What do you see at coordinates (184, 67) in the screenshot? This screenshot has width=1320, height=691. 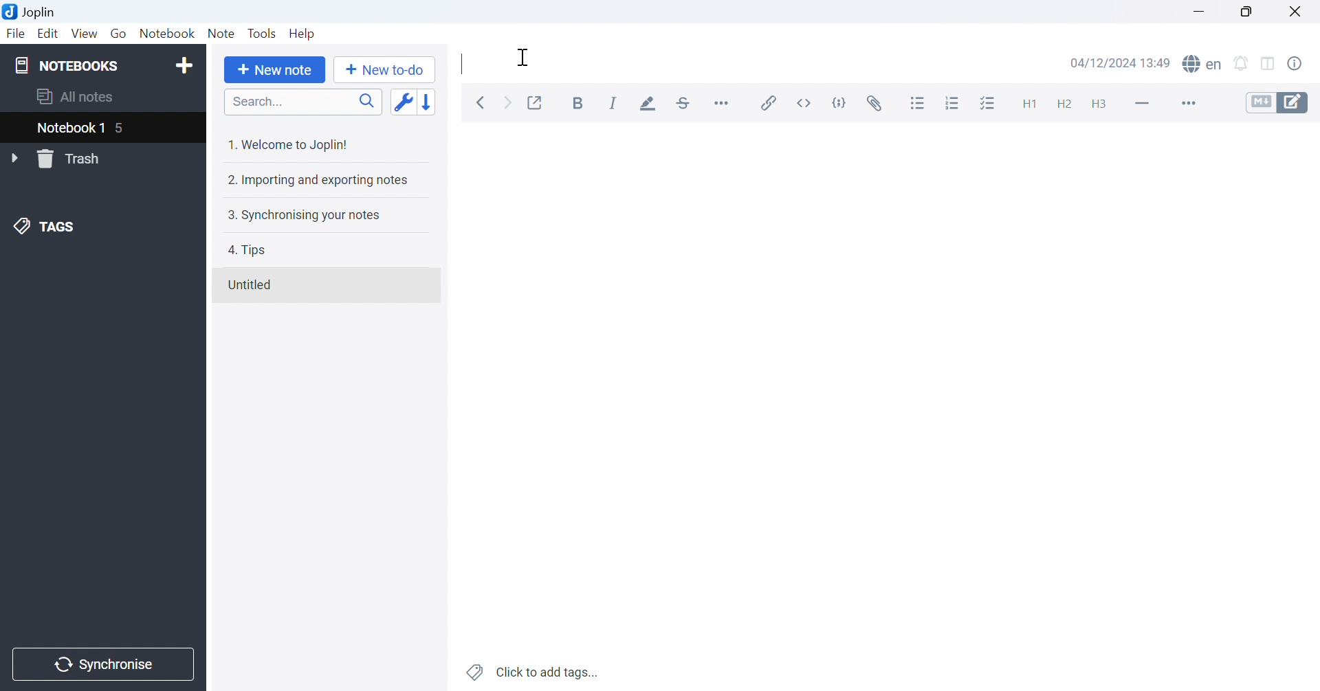 I see `Add notebook` at bounding box center [184, 67].